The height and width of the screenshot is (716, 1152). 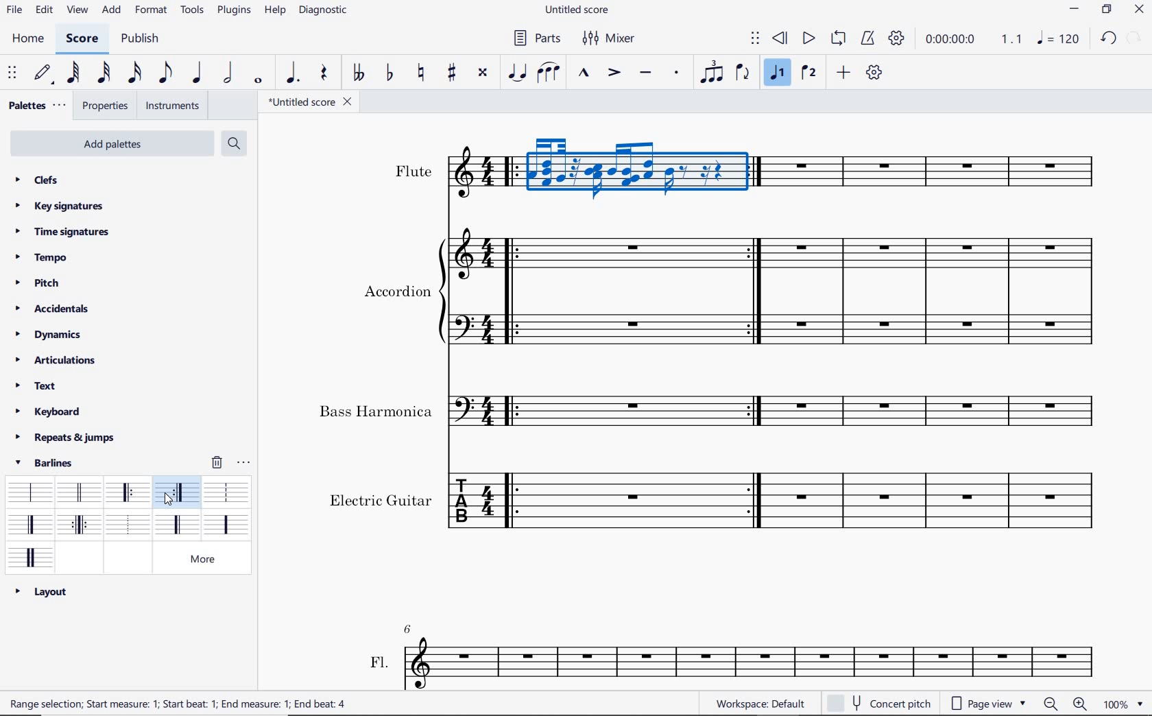 What do you see at coordinates (45, 73) in the screenshot?
I see `default (step time)` at bounding box center [45, 73].